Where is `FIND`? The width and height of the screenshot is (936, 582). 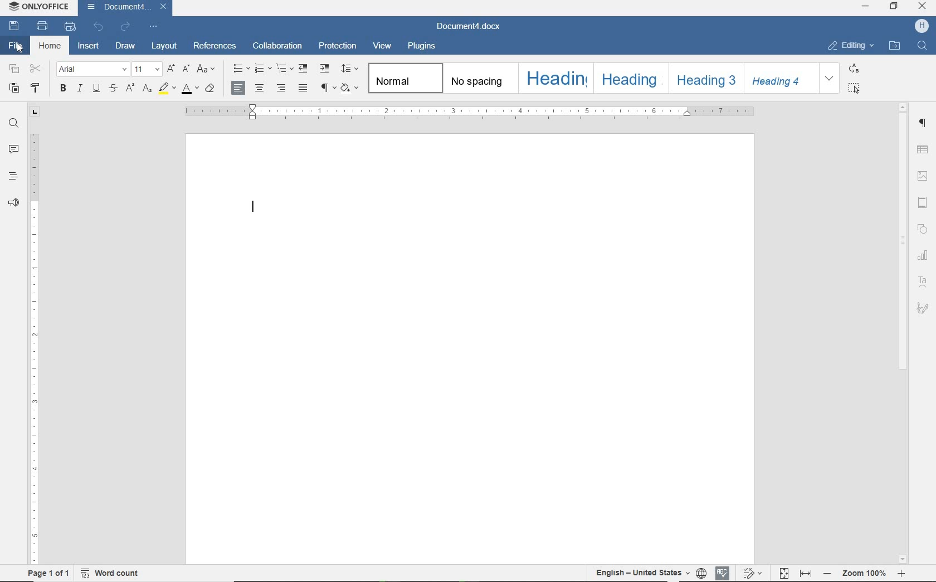
FIND is located at coordinates (922, 46).